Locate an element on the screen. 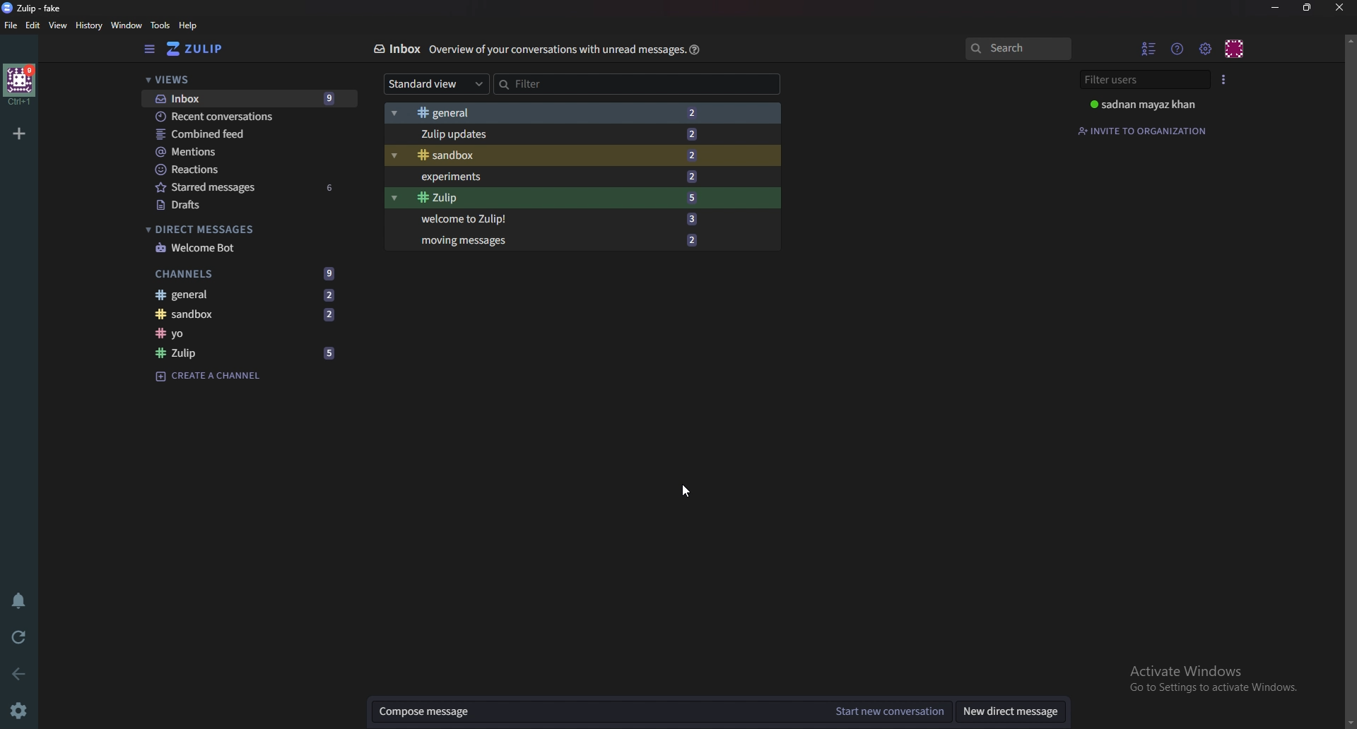  Combined feed is located at coordinates (249, 134).